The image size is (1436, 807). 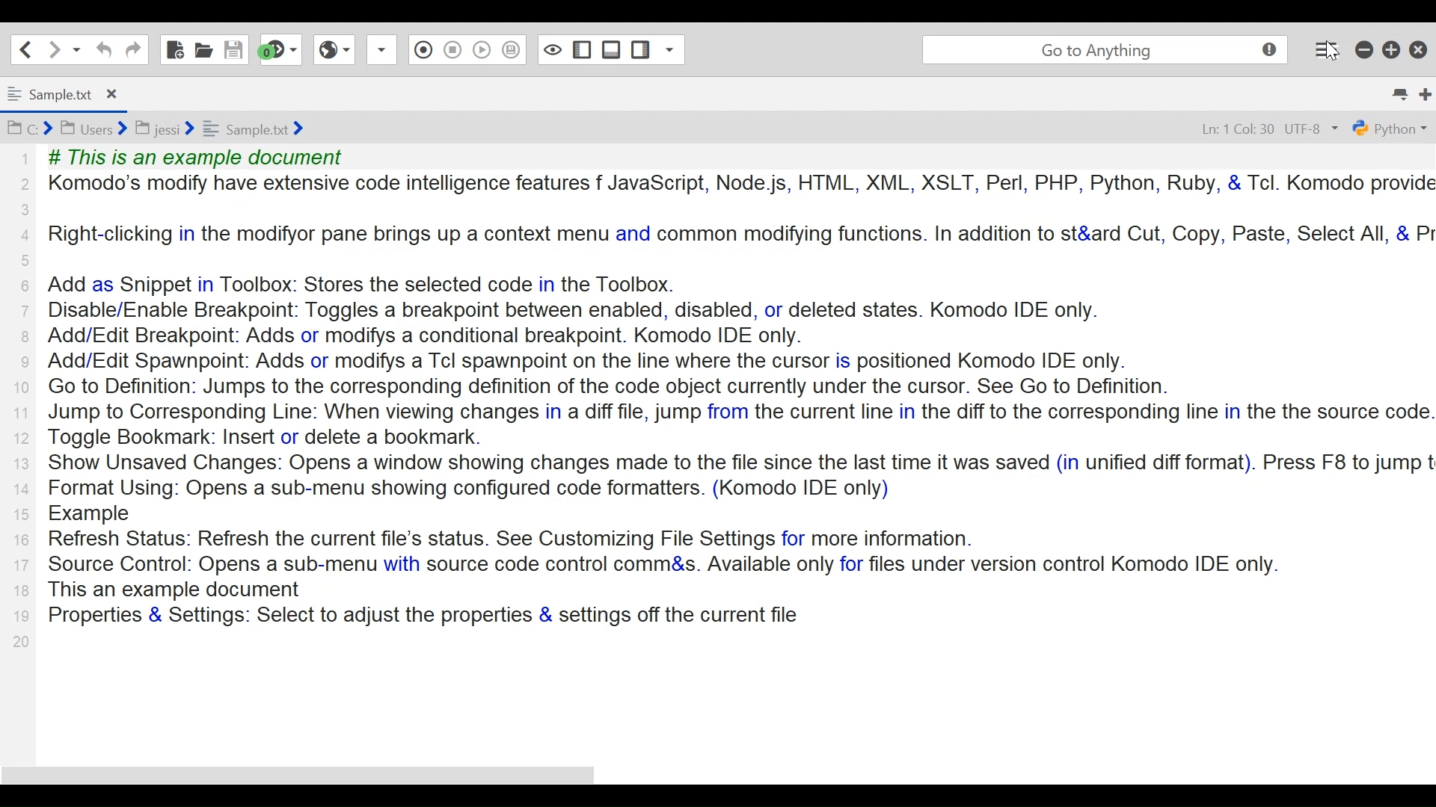 What do you see at coordinates (71, 93) in the screenshot?
I see `Sample.txt` at bounding box center [71, 93].